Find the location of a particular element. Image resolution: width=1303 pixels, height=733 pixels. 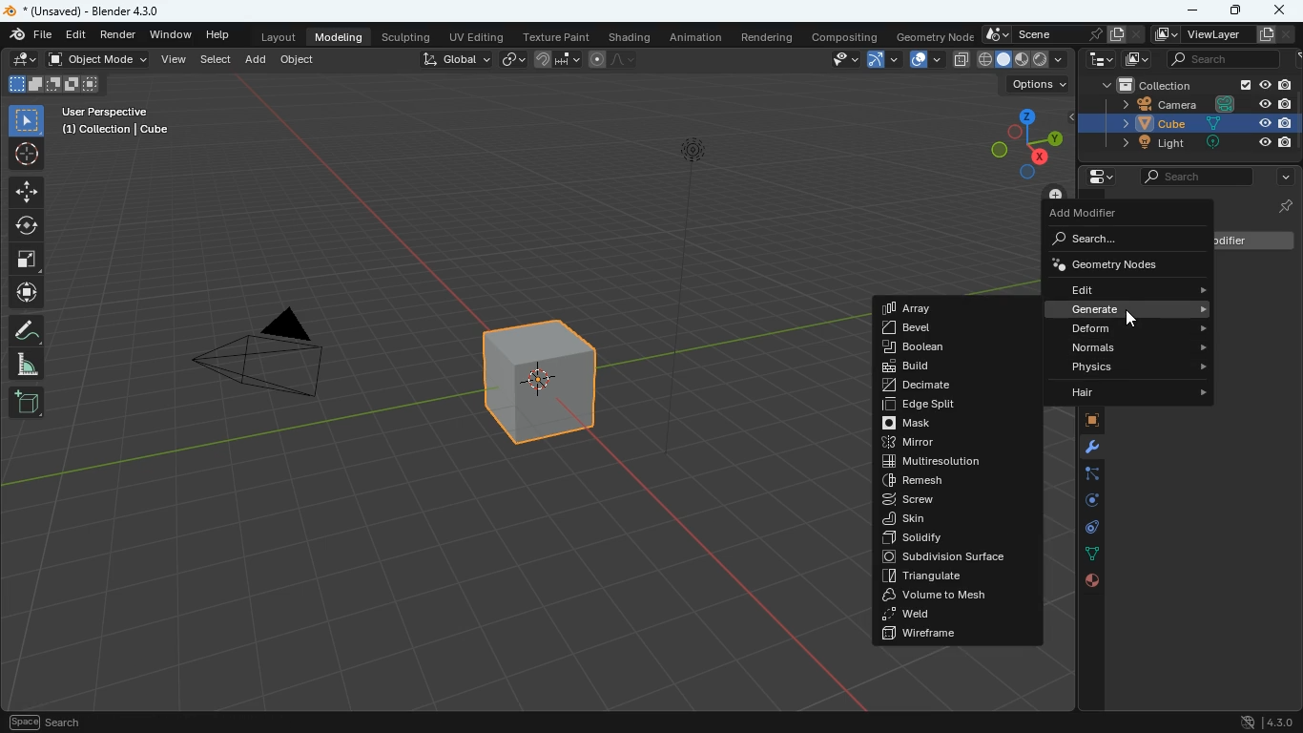

pin is located at coordinates (1282, 205).